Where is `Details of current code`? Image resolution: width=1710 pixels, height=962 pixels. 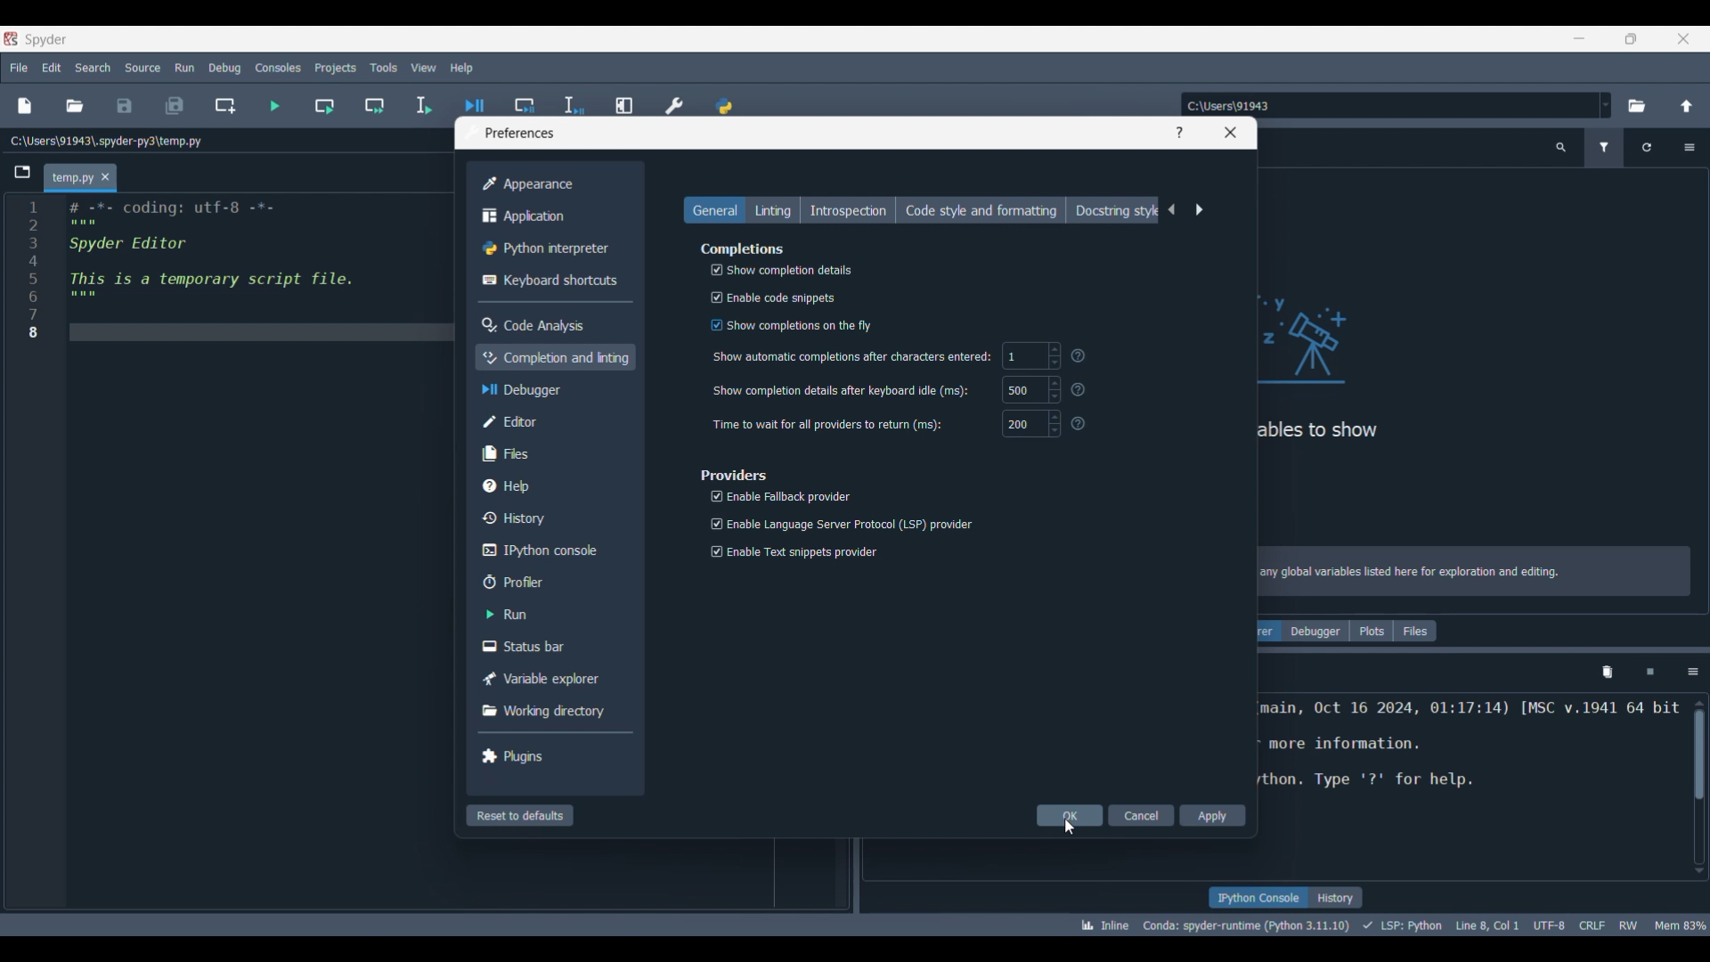
Details of current code is located at coordinates (1392, 925).